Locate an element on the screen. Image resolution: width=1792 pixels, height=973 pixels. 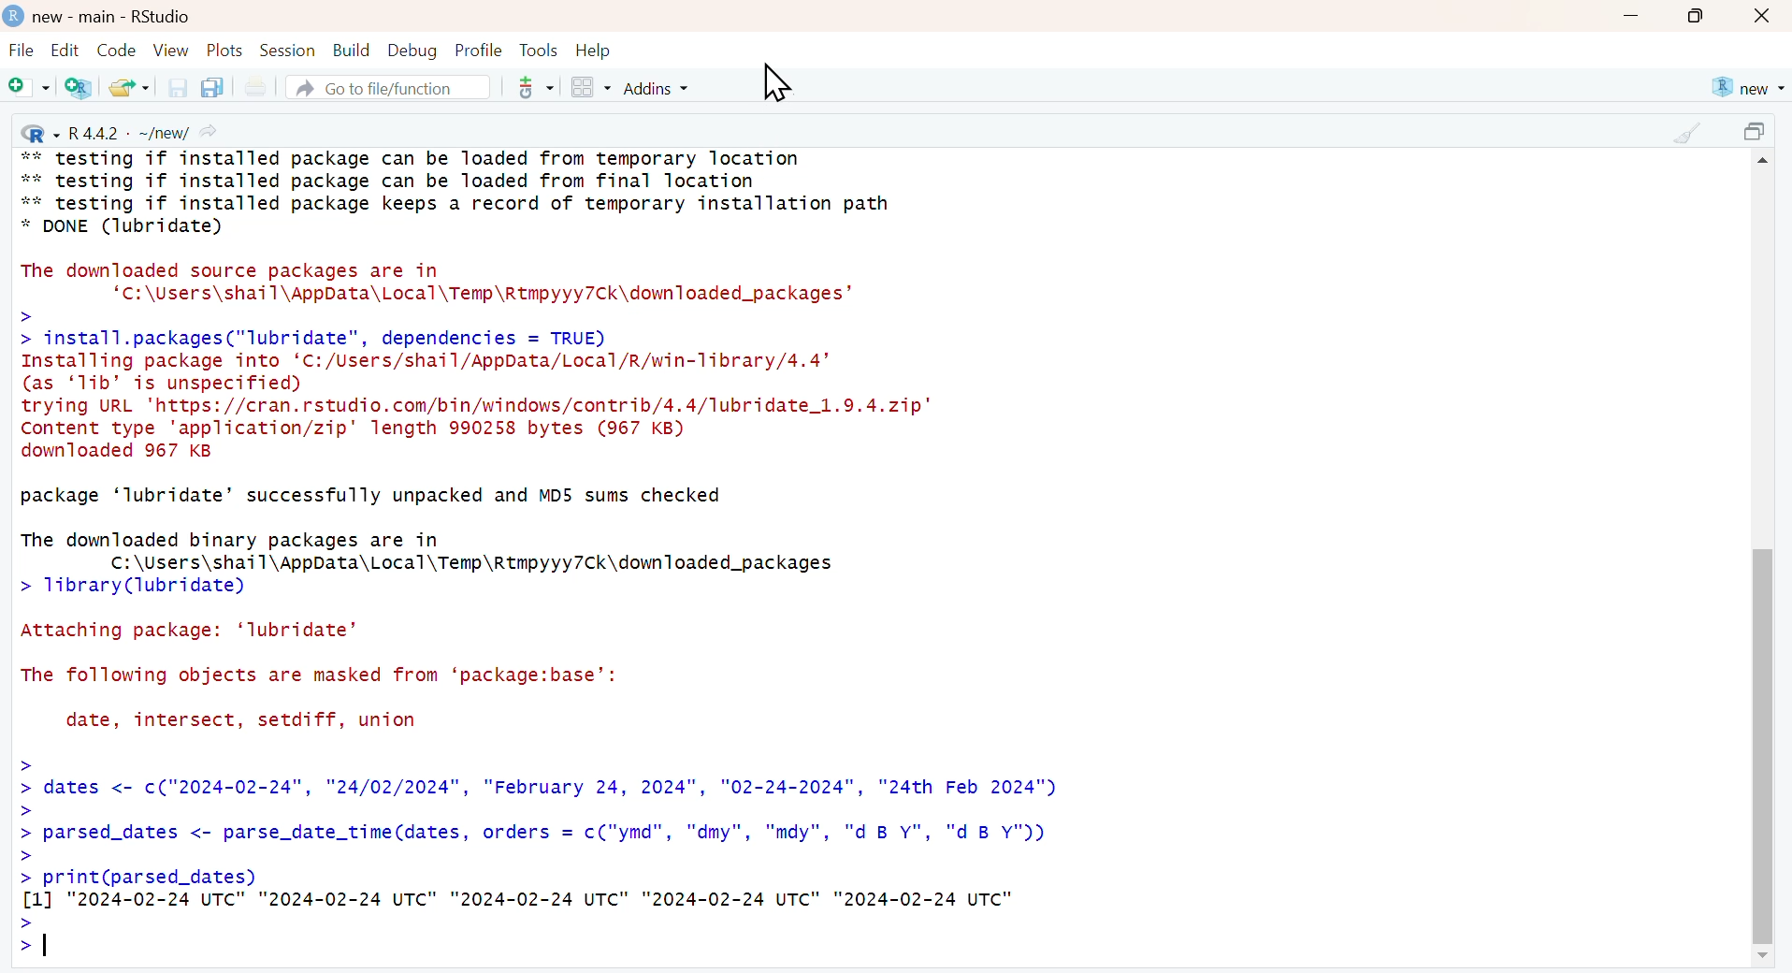
minimize is located at coordinates (1630, 18).